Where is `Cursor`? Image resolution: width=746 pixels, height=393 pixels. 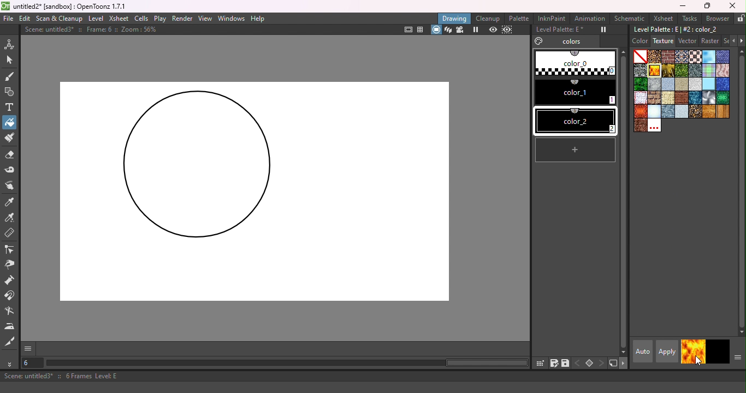 Cursor is located at coordinates (20, 123).